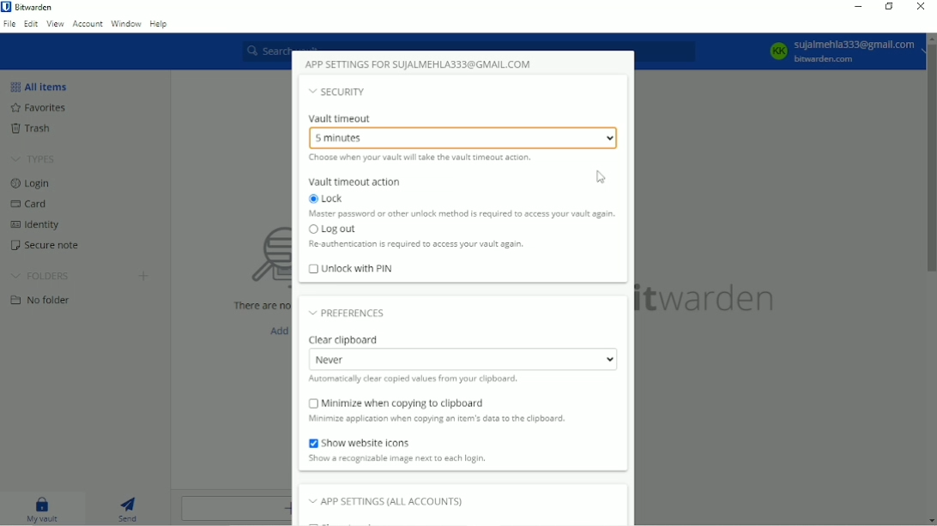  I want to click on Close, so click(922, 8).